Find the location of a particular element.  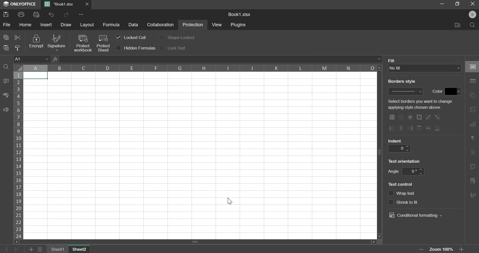

ONLYOFFICE is located at coordinates (19, 4).